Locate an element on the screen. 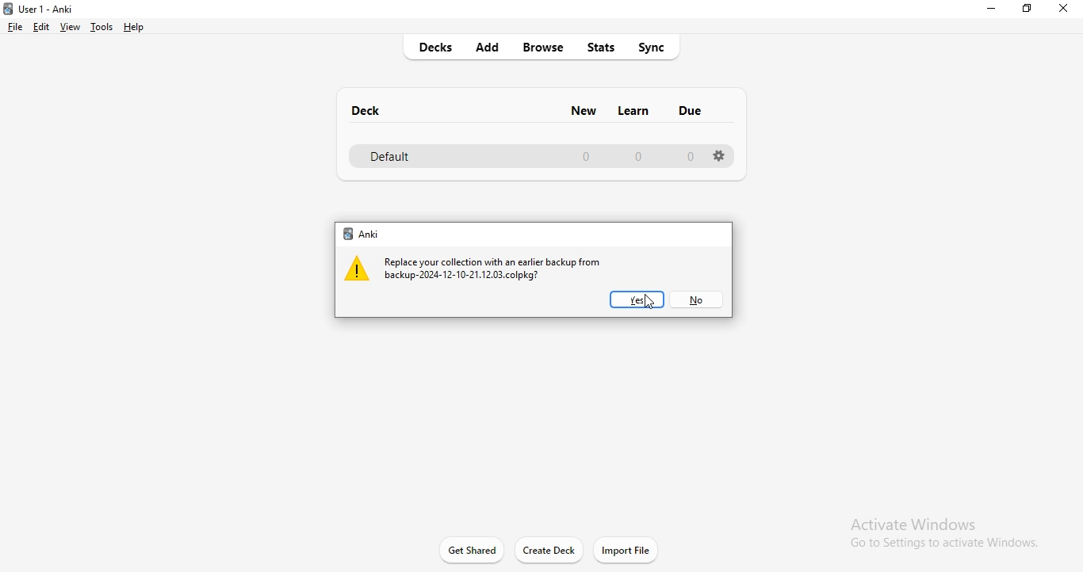  view is located at coordinates (70, 26).